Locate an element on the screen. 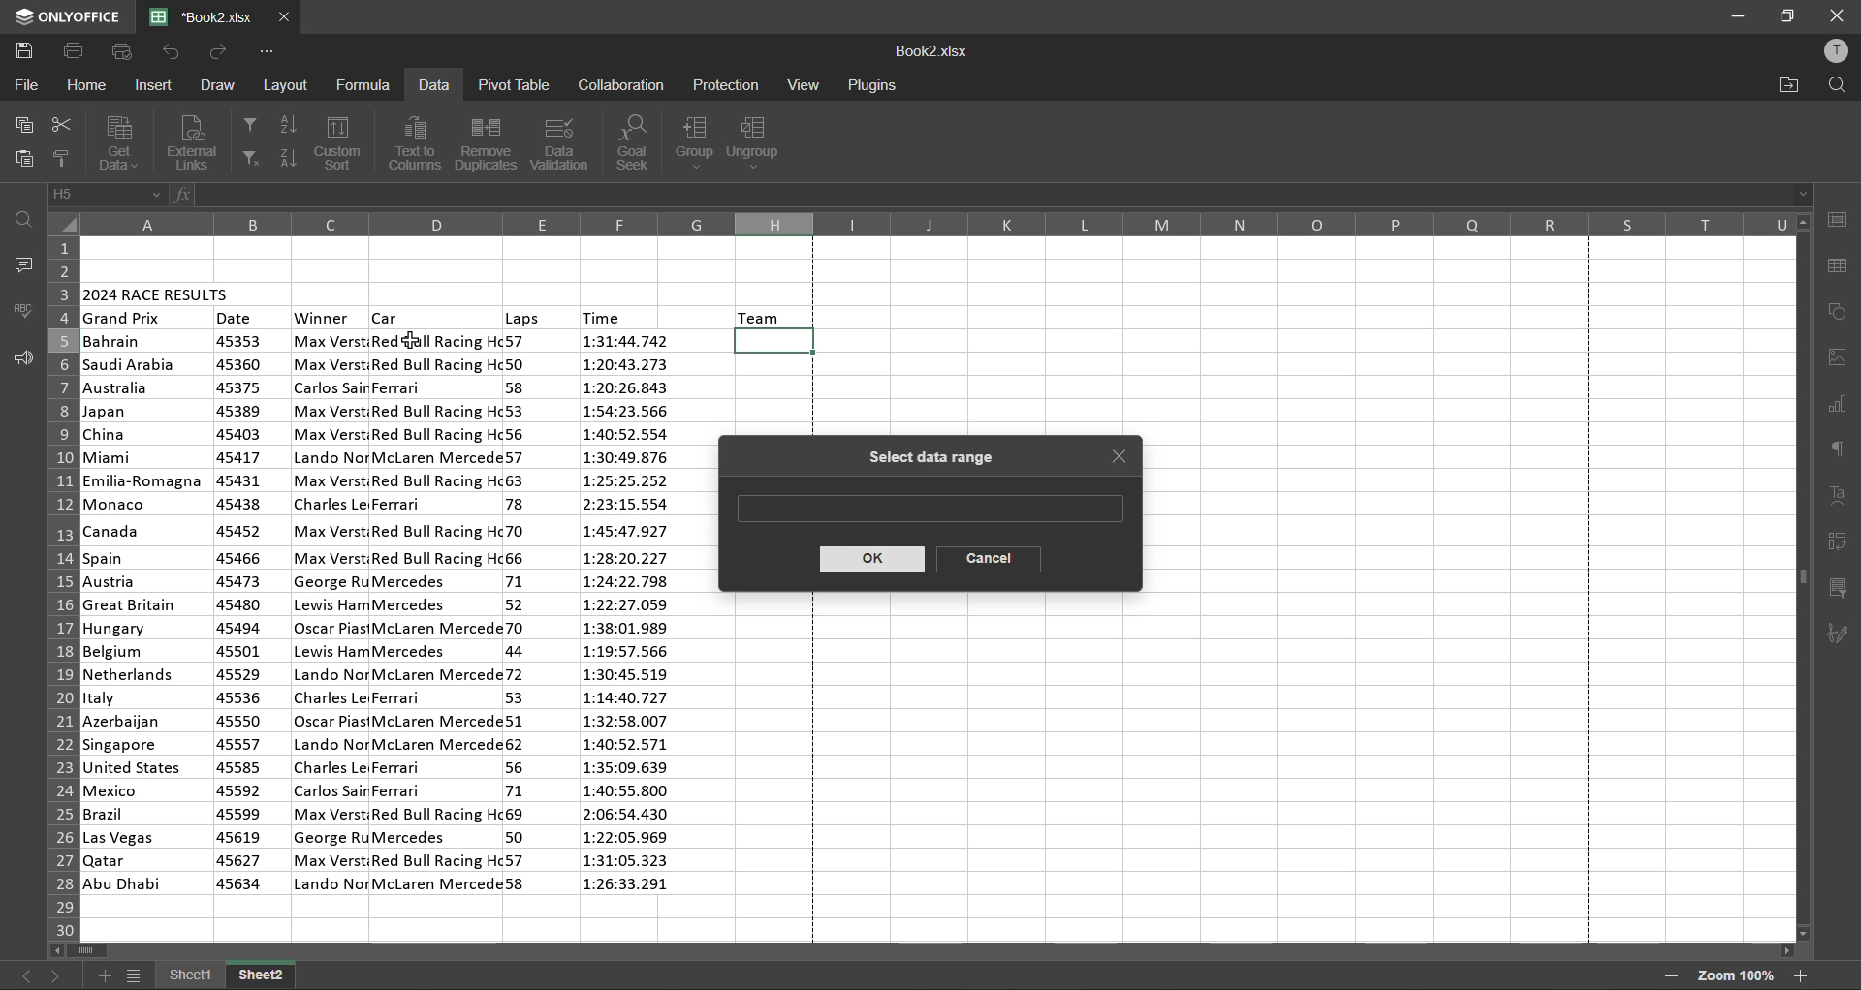  ungroup is located at coordinates (757, 143).